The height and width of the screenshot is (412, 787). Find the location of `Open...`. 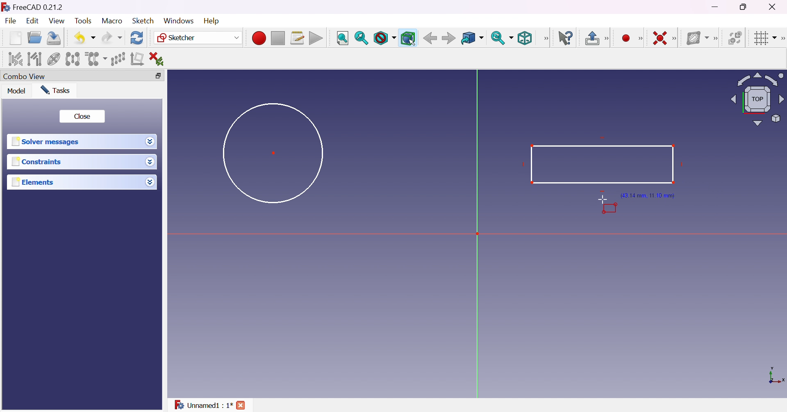

Open... is located at coordinates (34, 38).